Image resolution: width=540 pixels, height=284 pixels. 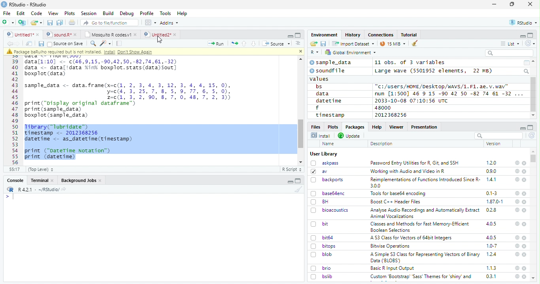 What do you see at coordinates (321, 254) in the screenshot?
I see `blob` at bounding box center [321, 254].